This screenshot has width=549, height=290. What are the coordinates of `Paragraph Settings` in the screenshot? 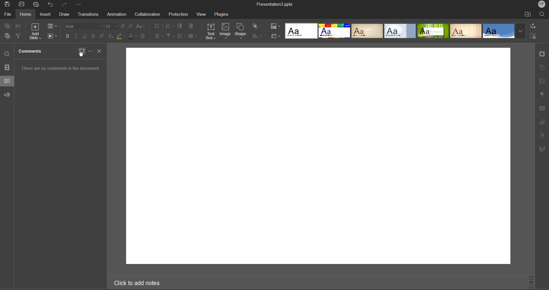 It's located at (542, 94).